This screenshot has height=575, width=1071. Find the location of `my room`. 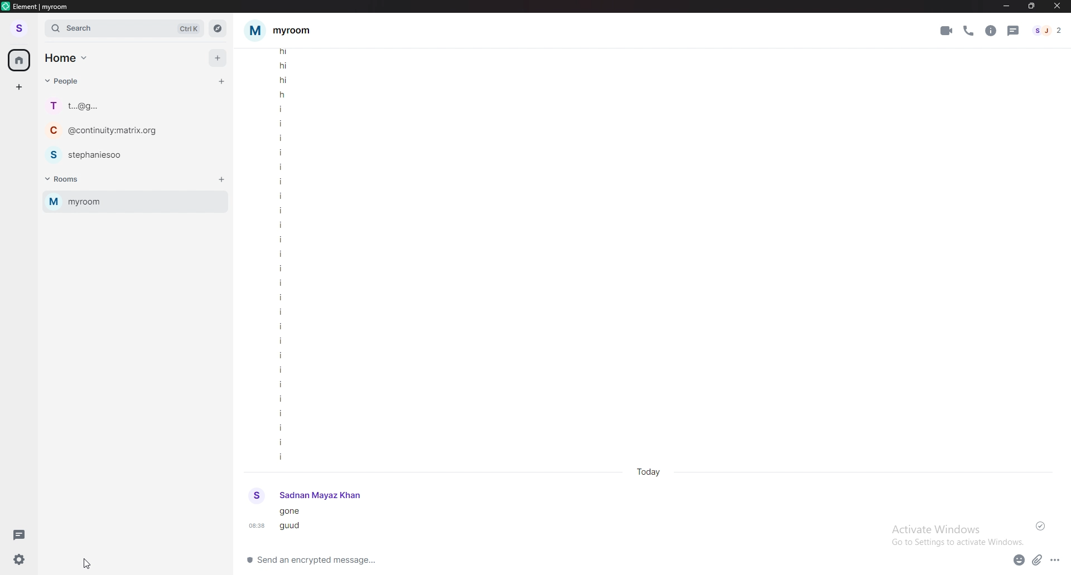

my room is located at coordinates (134, 202).